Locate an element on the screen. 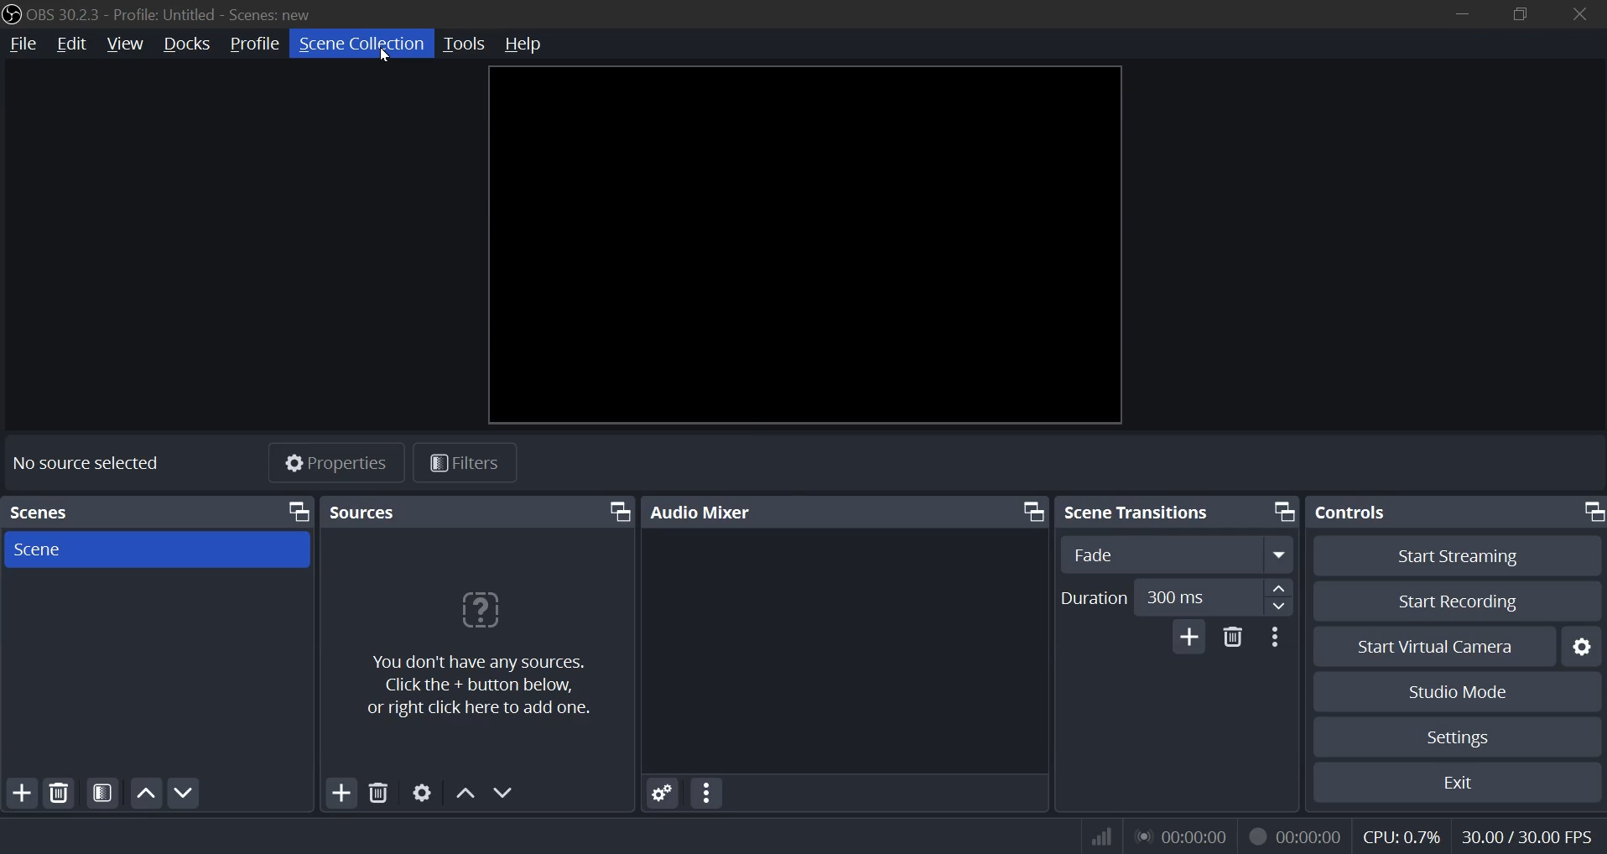 The height and width of the screenshot is (854, 1607). settings is located at coordinates (1584, 646).